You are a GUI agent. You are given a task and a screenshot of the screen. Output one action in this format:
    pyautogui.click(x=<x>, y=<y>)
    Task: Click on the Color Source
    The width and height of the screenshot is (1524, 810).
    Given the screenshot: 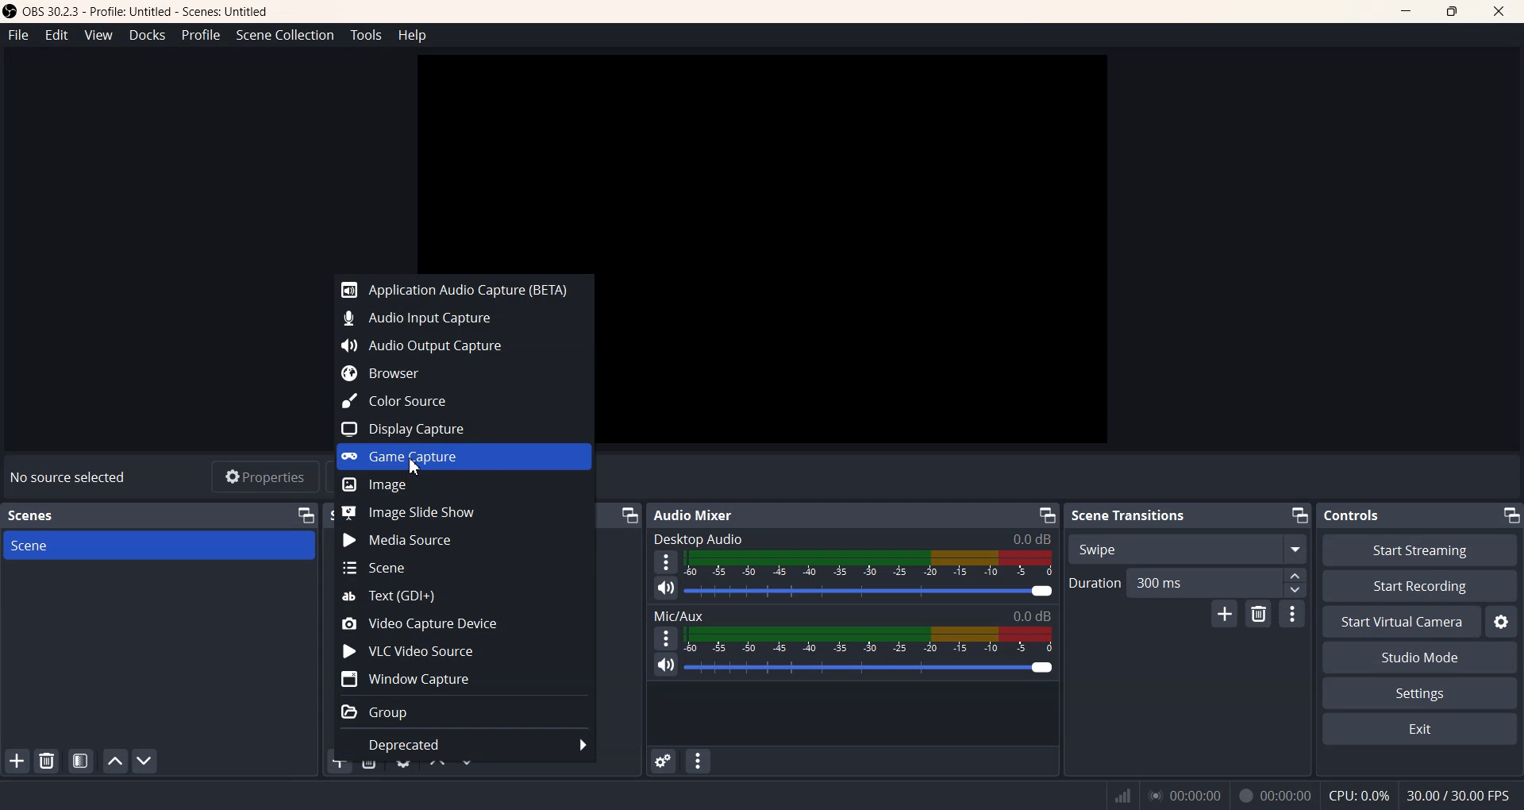 What is the action you would take?
    pyautogui.click(x=455, y=401)
    